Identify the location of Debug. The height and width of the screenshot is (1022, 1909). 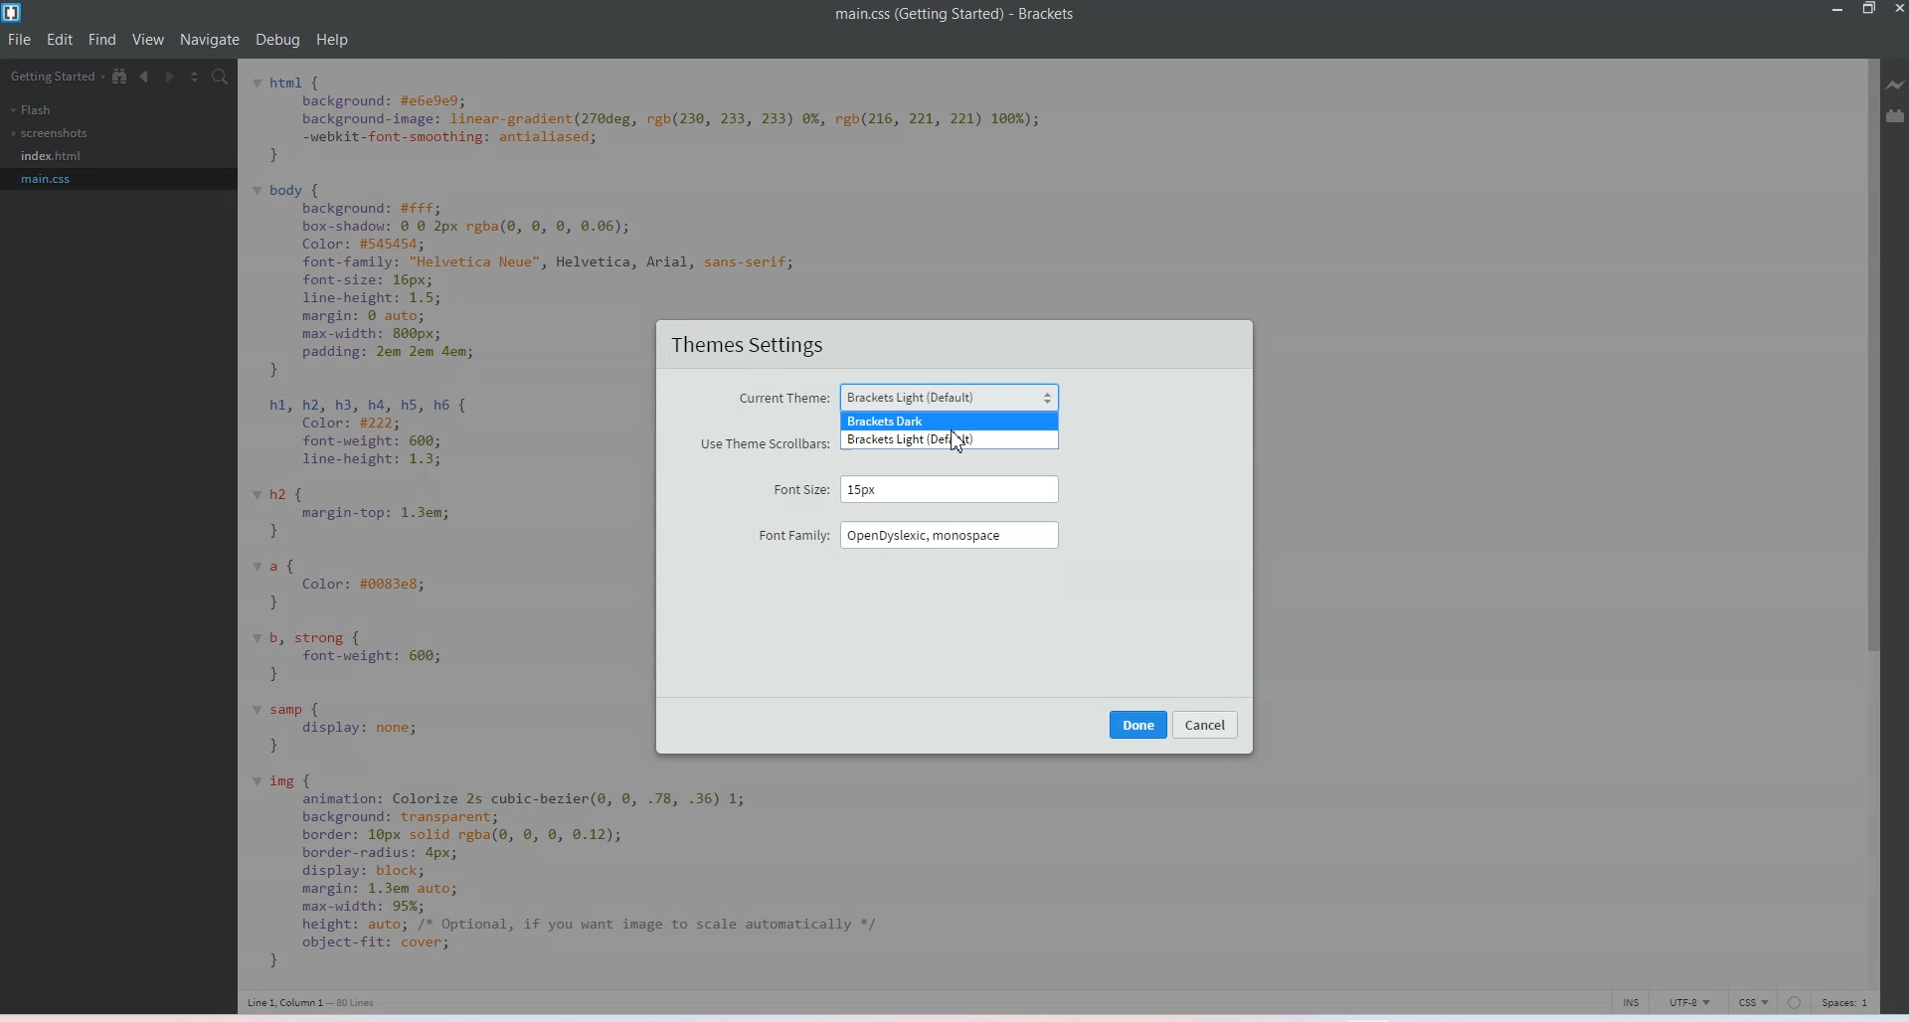
(278, 40).